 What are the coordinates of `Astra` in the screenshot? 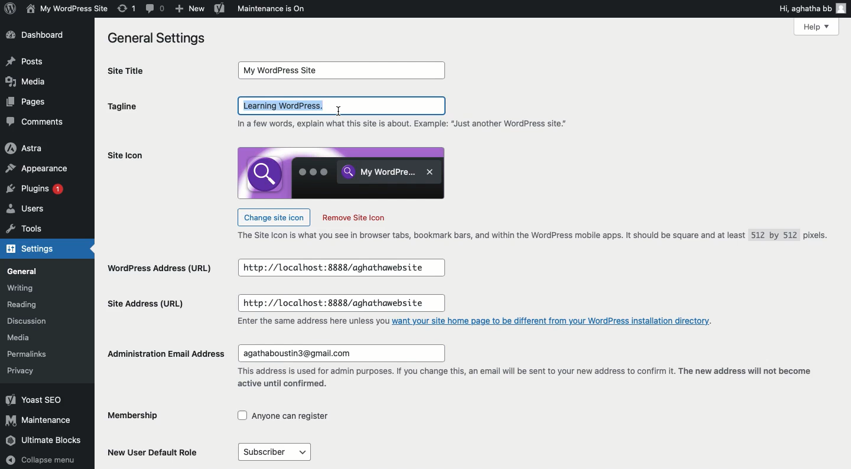 It's located at (25, 149).